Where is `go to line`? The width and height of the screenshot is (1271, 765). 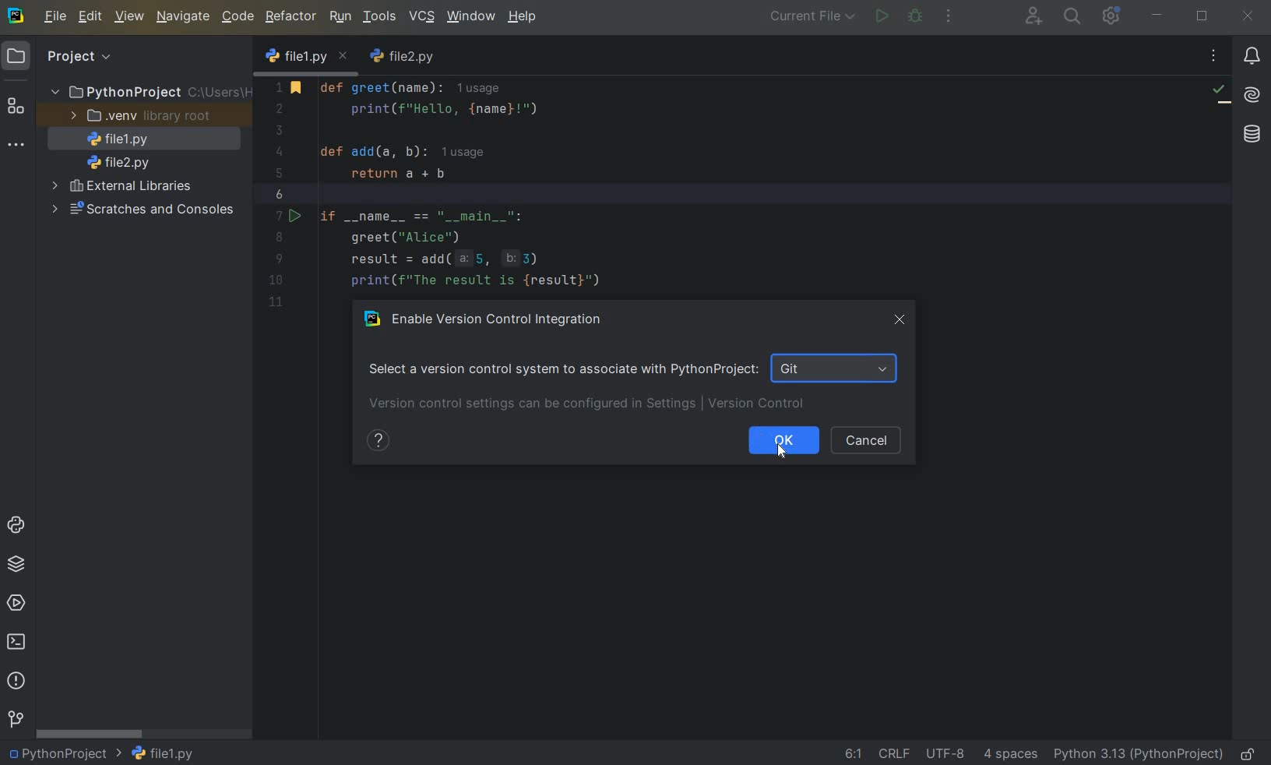
go to line is located at coordinates (853, 754).